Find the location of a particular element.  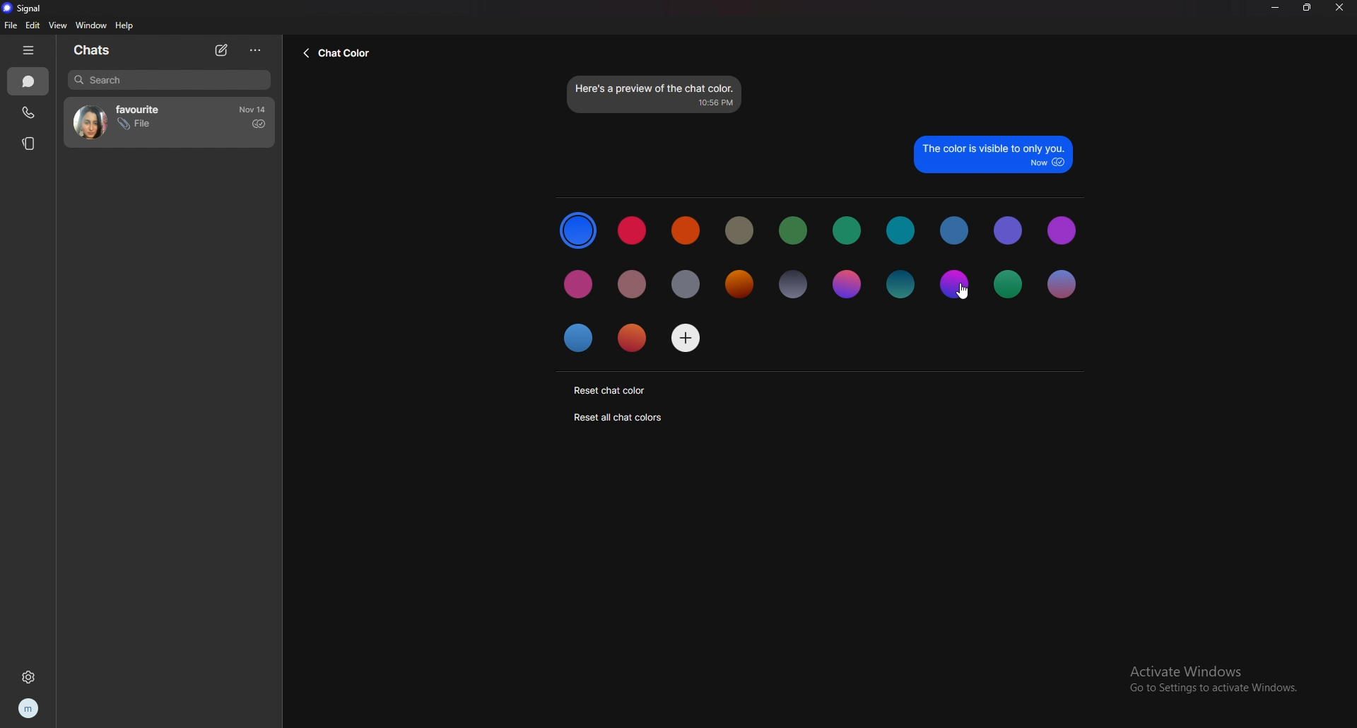

add color is located at coordinates (686, 336).